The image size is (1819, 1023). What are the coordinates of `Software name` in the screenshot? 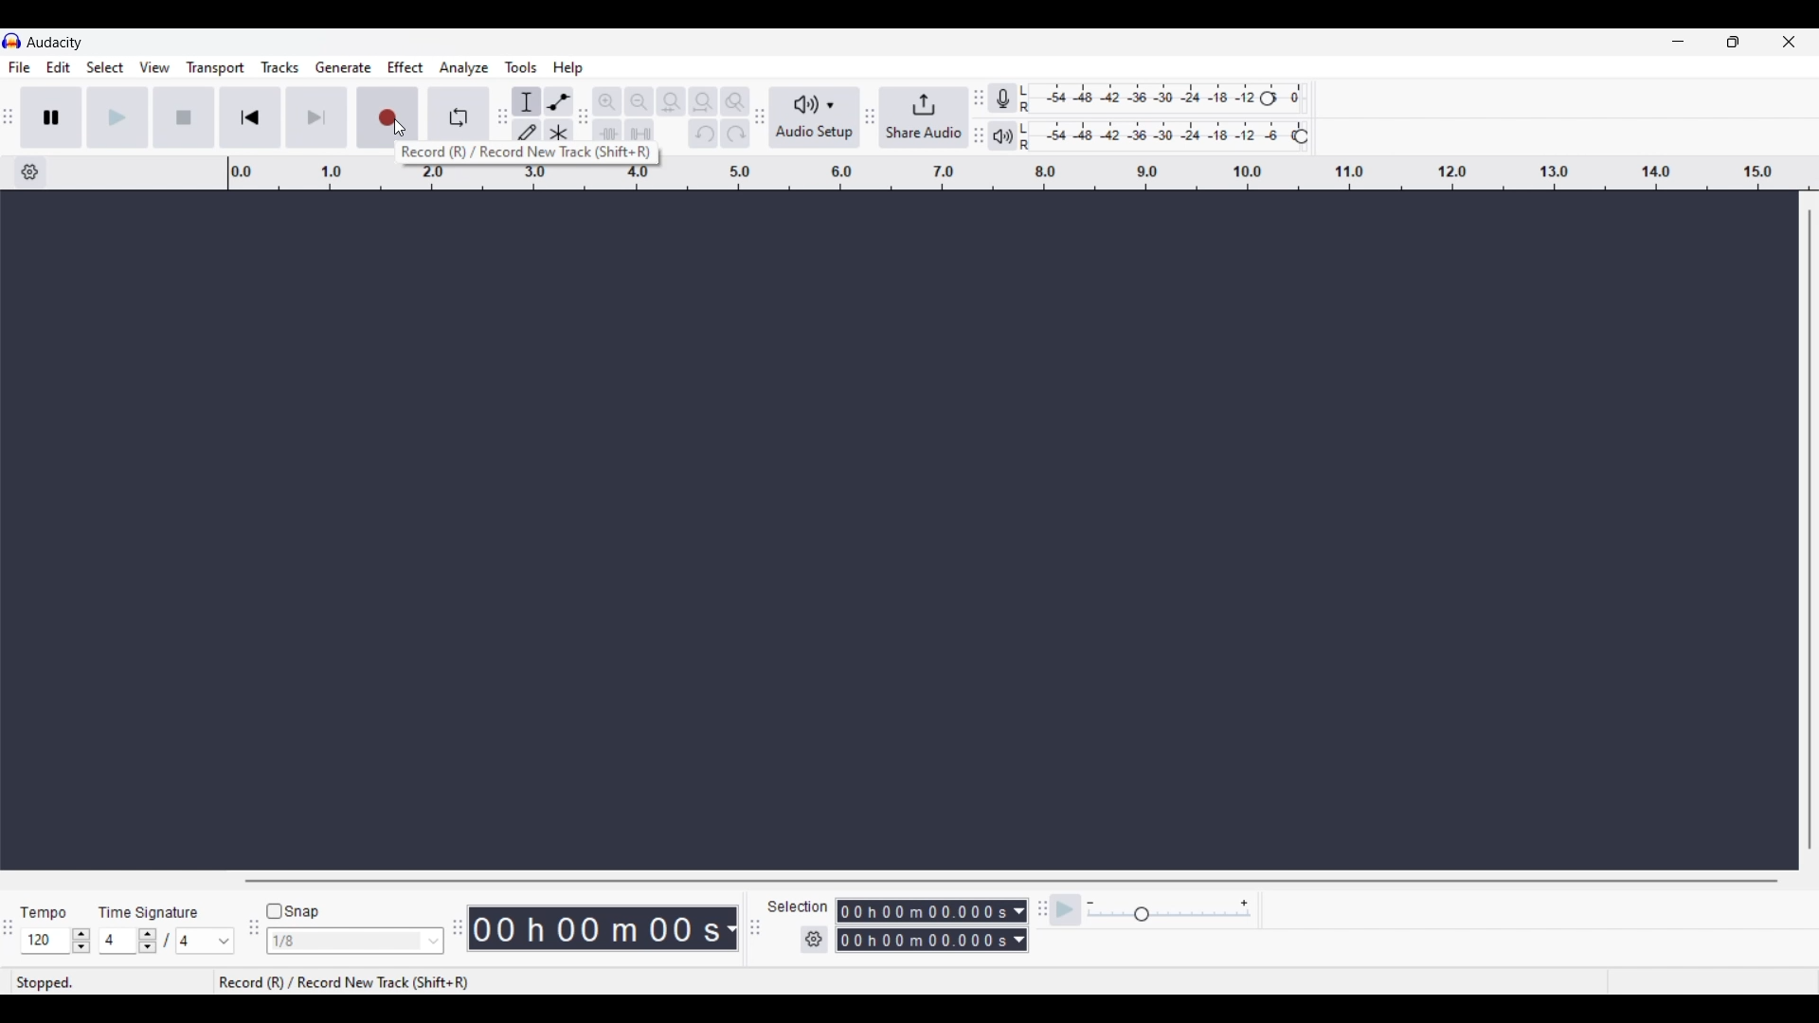 It's located at (56, 43).